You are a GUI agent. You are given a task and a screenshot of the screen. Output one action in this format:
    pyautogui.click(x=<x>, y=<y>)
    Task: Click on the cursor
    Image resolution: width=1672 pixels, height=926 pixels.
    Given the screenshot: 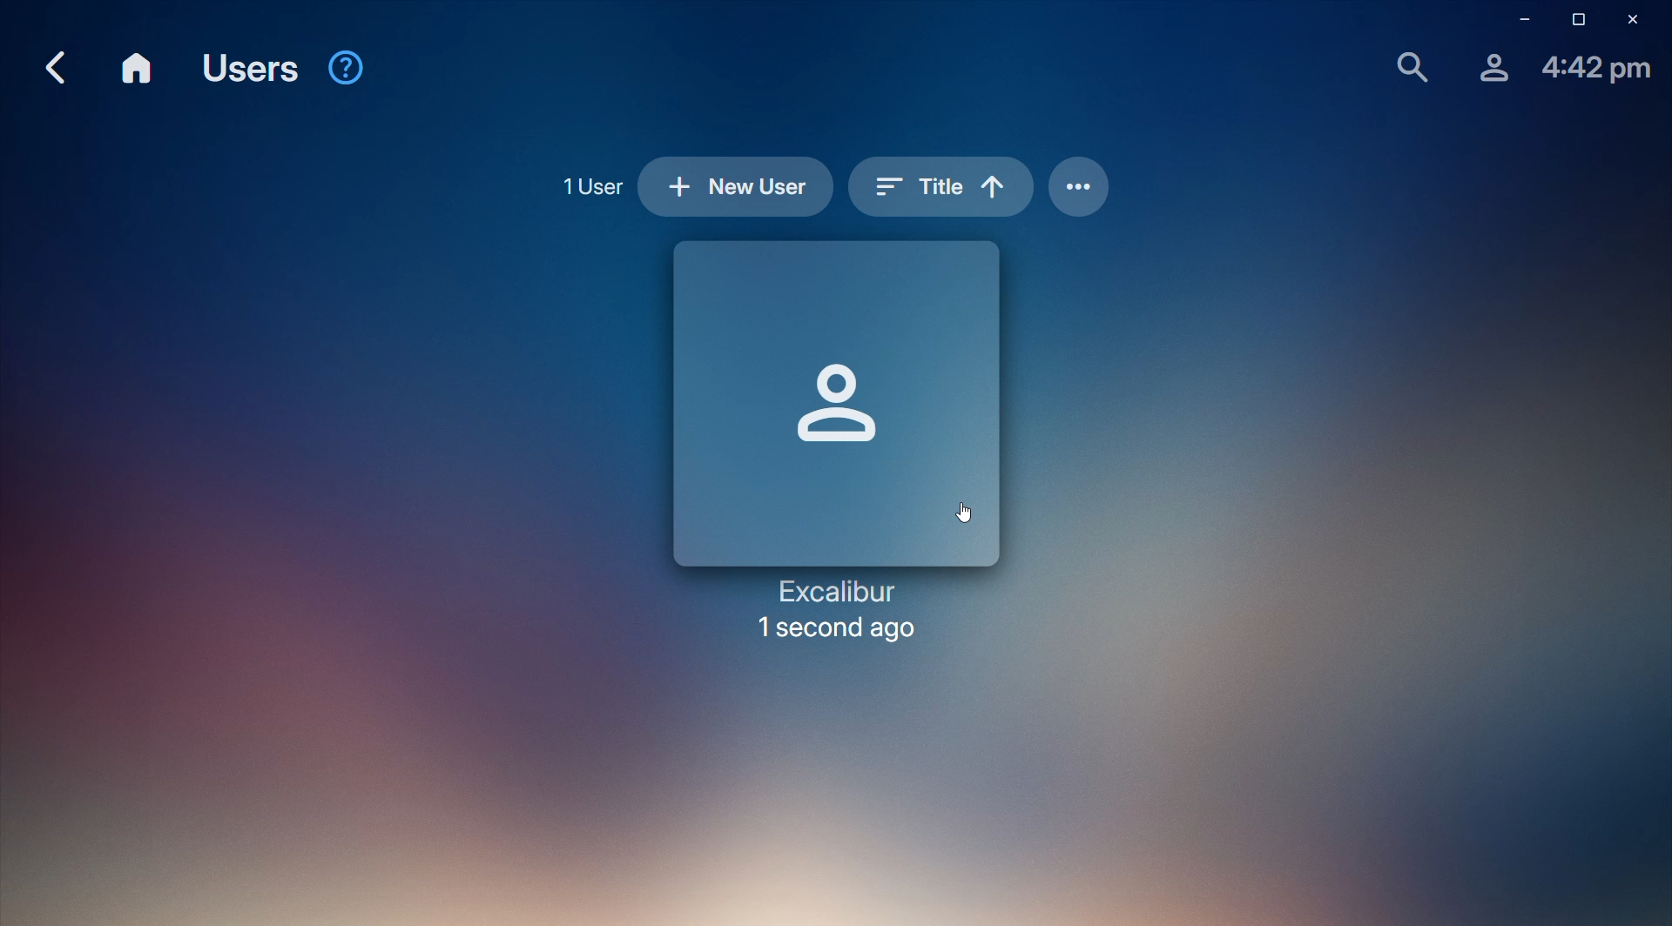 What is the action you would take?
    pyautogui.click(x=968, y=506)
    